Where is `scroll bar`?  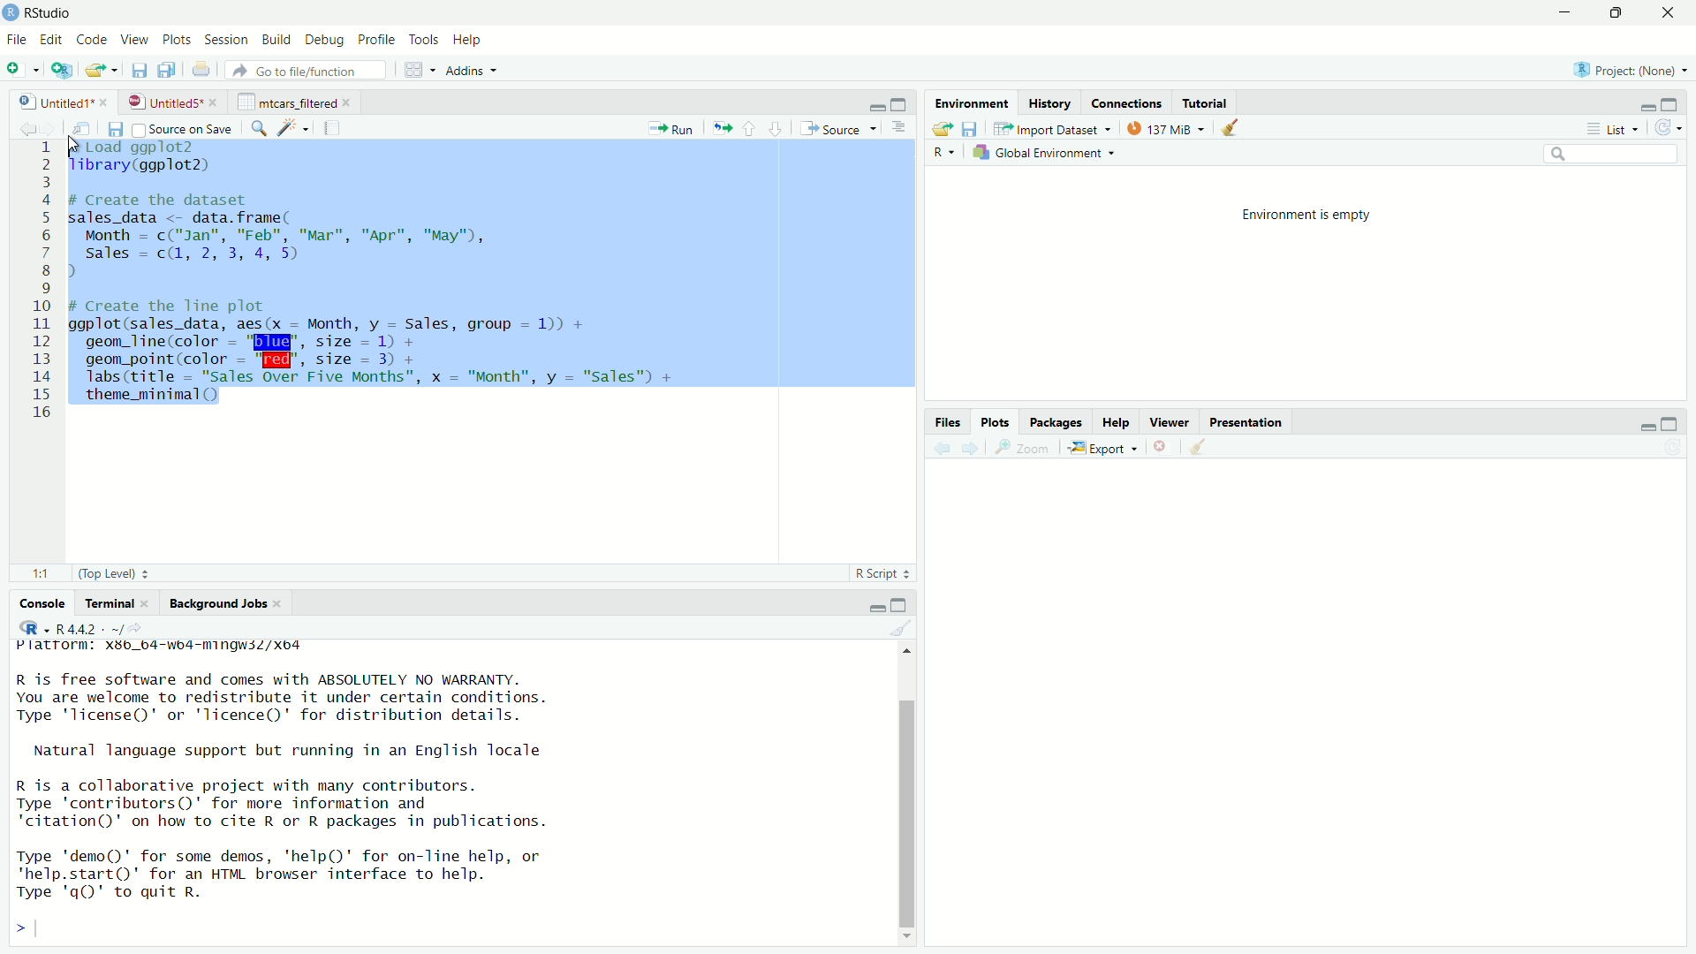
scroll bar is located at coordinates (905, 813).